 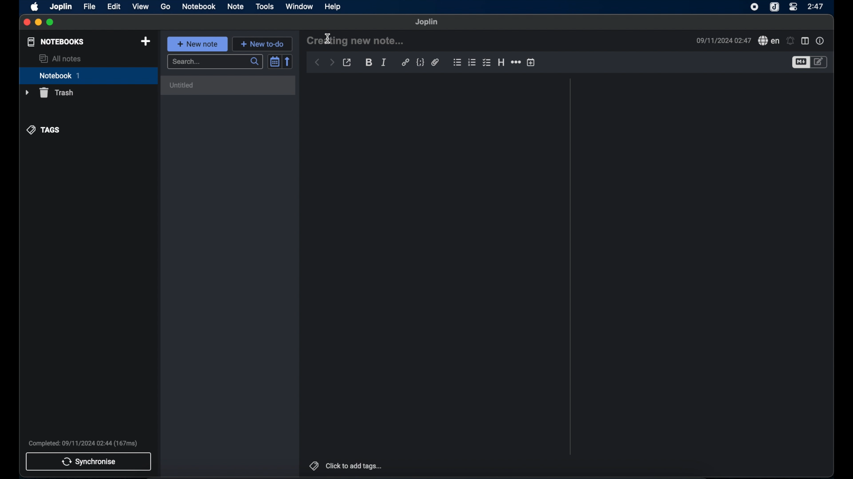 I want to click on note properties, so click(x=820, y=40).